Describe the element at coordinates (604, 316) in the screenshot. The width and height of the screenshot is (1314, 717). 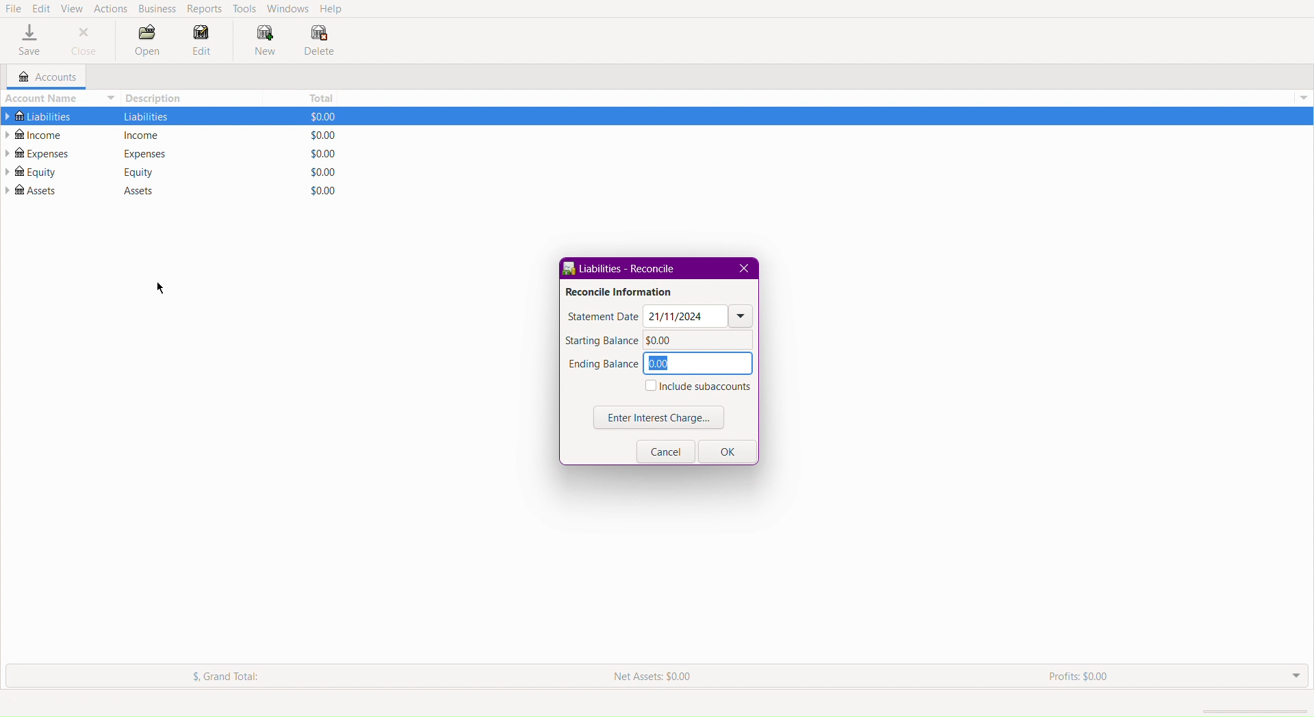
I see `Statement Date` at that location.